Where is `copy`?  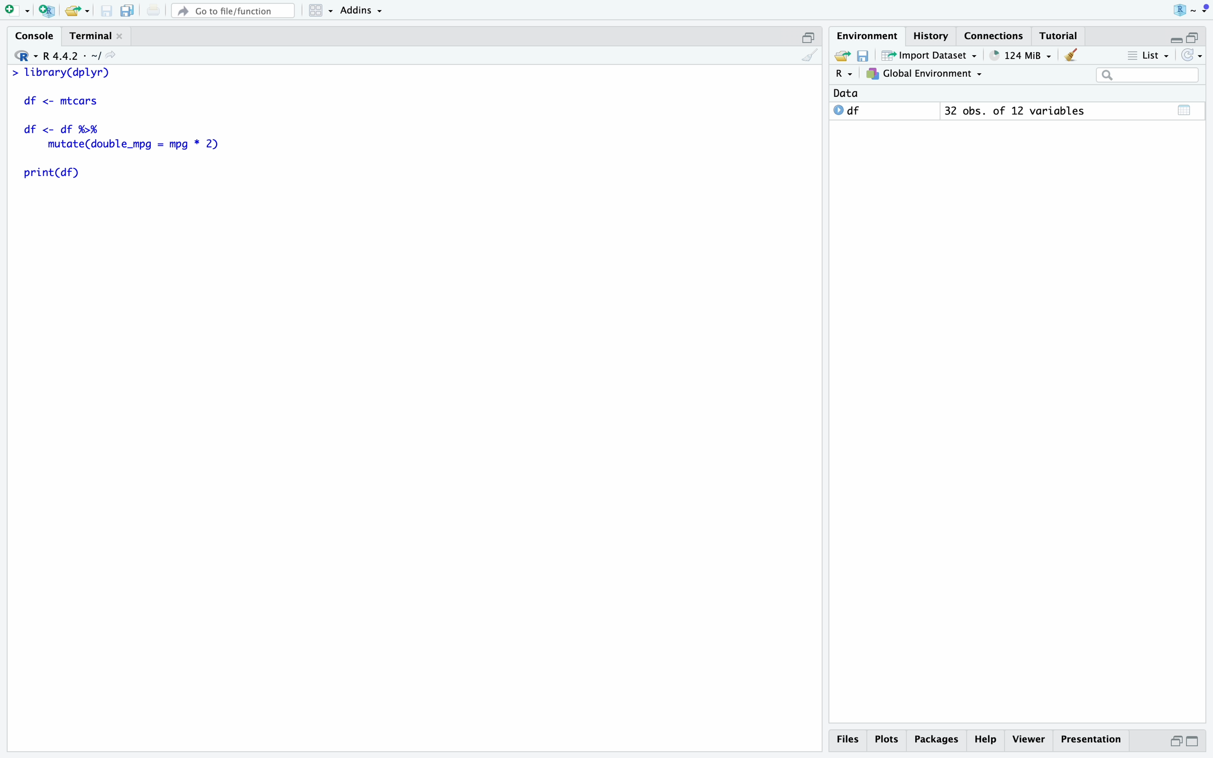 copy is located at coordinates (128, 11).